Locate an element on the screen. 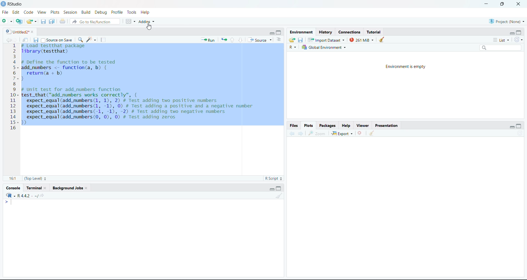  Refresh is located at coordinates (518, 40).